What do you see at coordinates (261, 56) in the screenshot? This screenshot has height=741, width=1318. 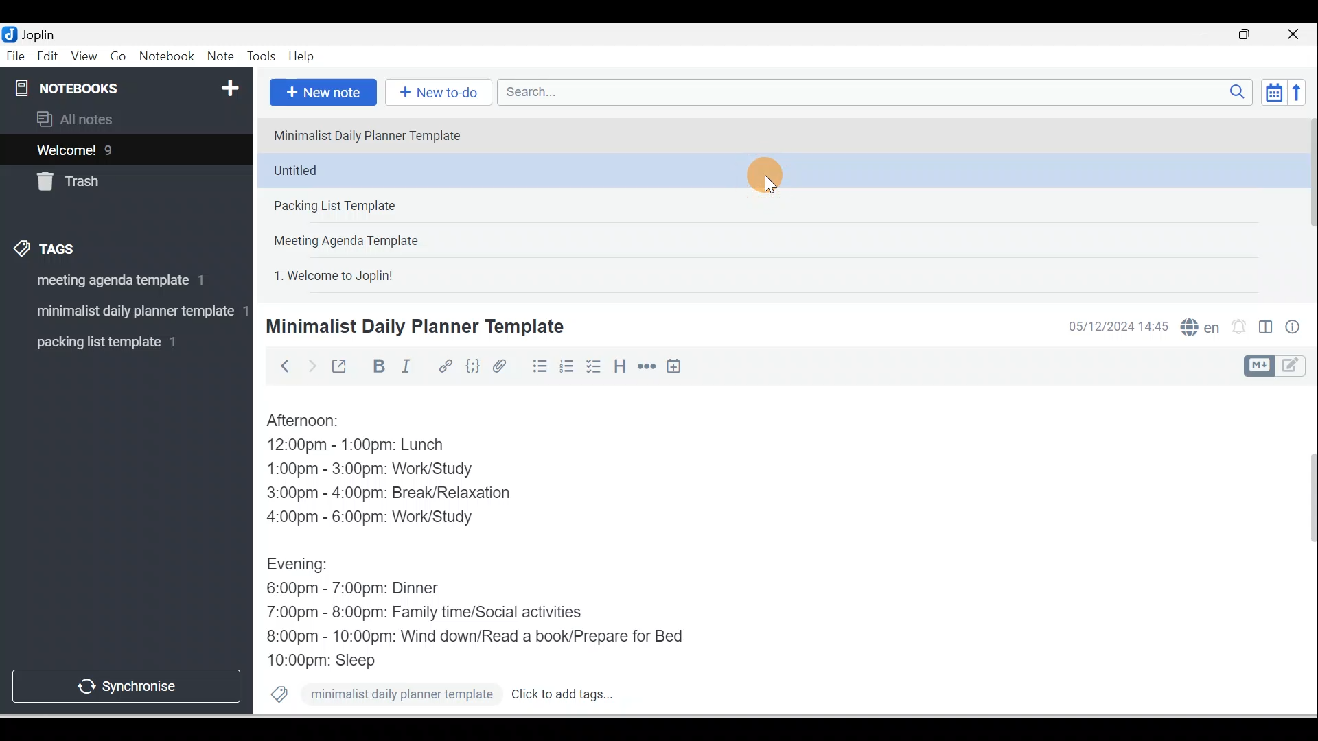 I see `Tools` at bounding box center [261, 56].